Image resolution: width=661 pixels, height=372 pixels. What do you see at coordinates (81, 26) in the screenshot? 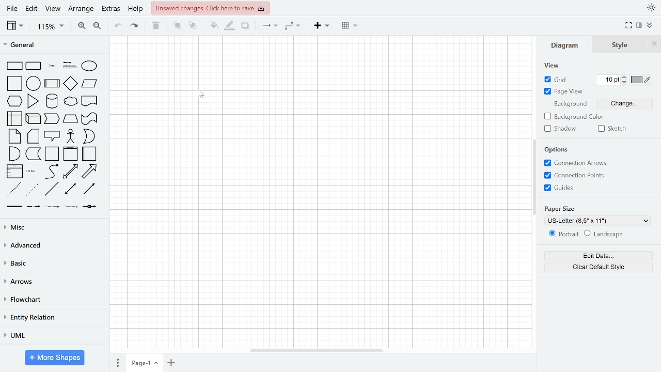
I see `zoom in` at bounding box center [81, 26].